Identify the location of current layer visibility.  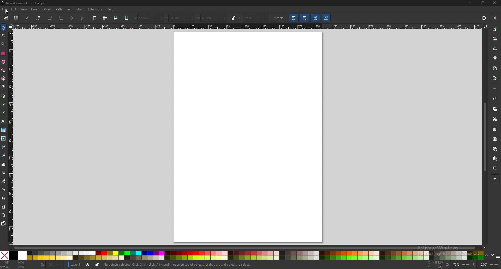
(88, 265).